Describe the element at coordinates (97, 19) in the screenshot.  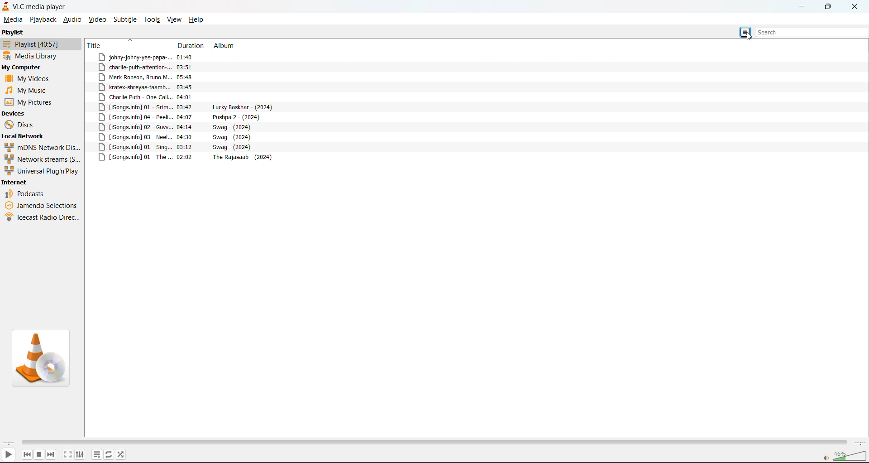
I see `video` at that location.